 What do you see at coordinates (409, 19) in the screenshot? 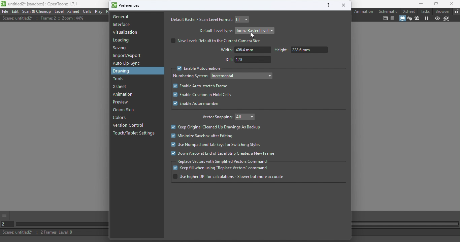
I see `3D View` at bounding box center [409, 19].